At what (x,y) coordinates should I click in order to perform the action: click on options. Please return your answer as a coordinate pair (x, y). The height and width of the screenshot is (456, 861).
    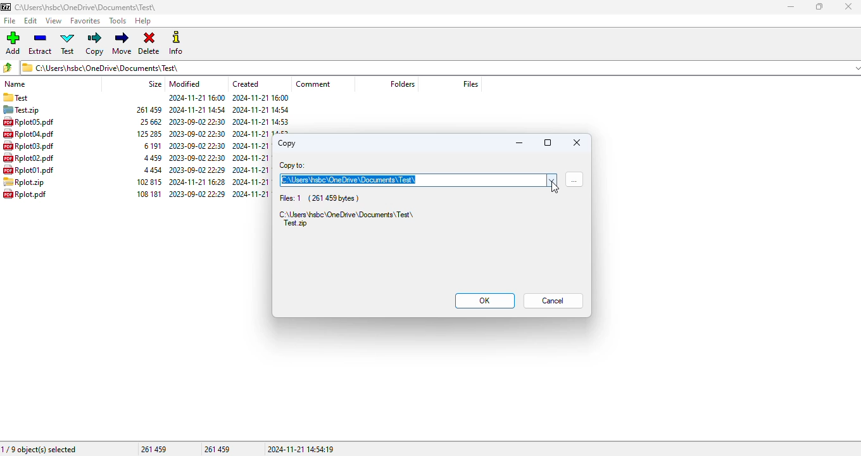
    Looking at the image, I should click on (551, 180).